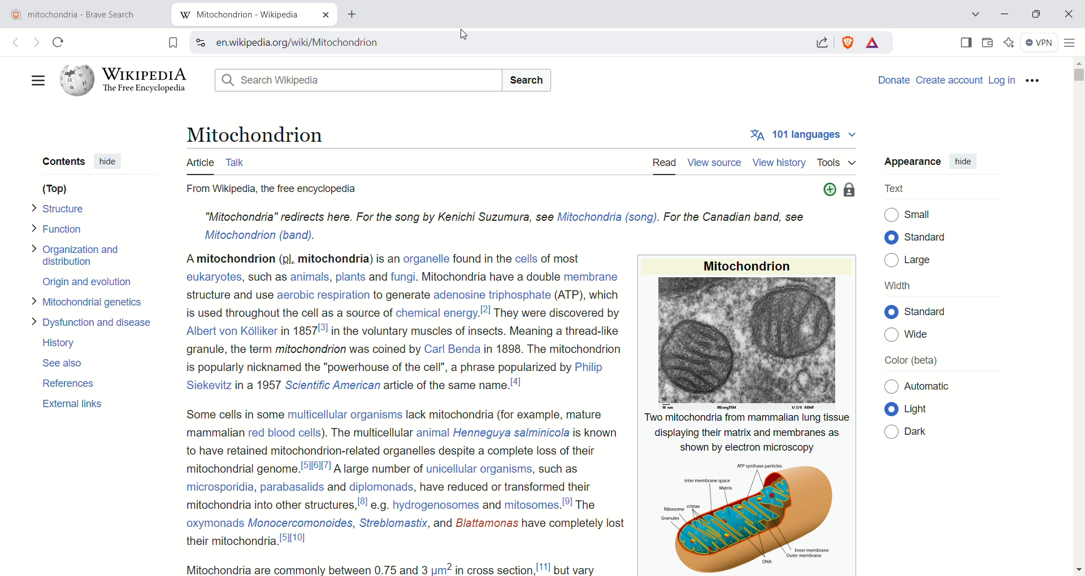  I want to click on Wikipidea logo, so click(124, 80).